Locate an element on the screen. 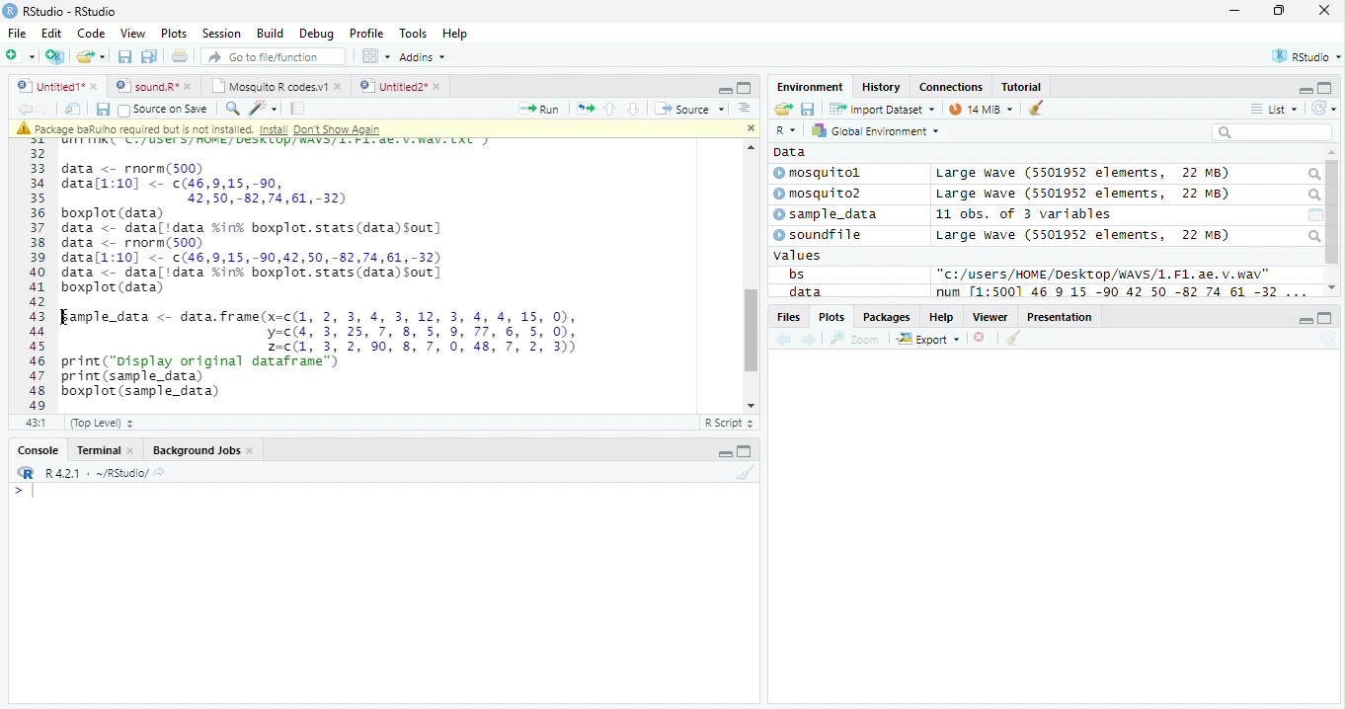  open an existing file is located at coordinates (91, 56).